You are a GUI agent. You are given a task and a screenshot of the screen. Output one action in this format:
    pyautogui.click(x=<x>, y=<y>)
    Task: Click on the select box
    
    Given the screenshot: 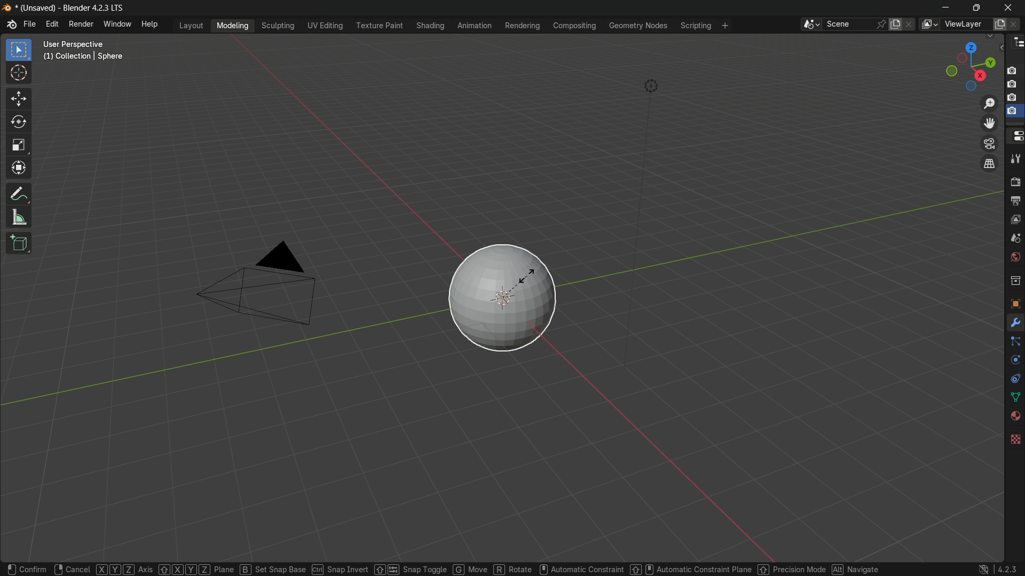 What is the action you would take?
    pyautogui.click(x=18, y=50)
    